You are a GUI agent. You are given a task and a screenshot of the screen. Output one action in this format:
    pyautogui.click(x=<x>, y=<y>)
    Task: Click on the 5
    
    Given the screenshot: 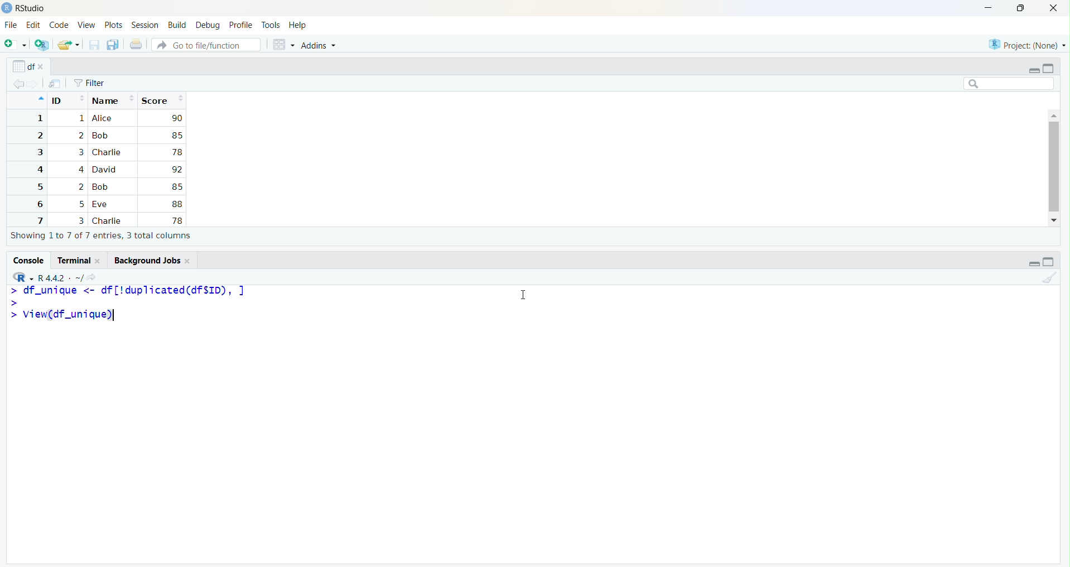 What is the action you would take?
    pyautogui.click(x=82, y=204)
    